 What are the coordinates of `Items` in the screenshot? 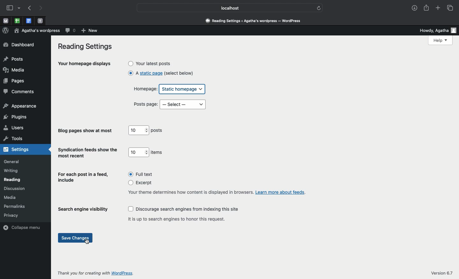 It's located at (157, 153).